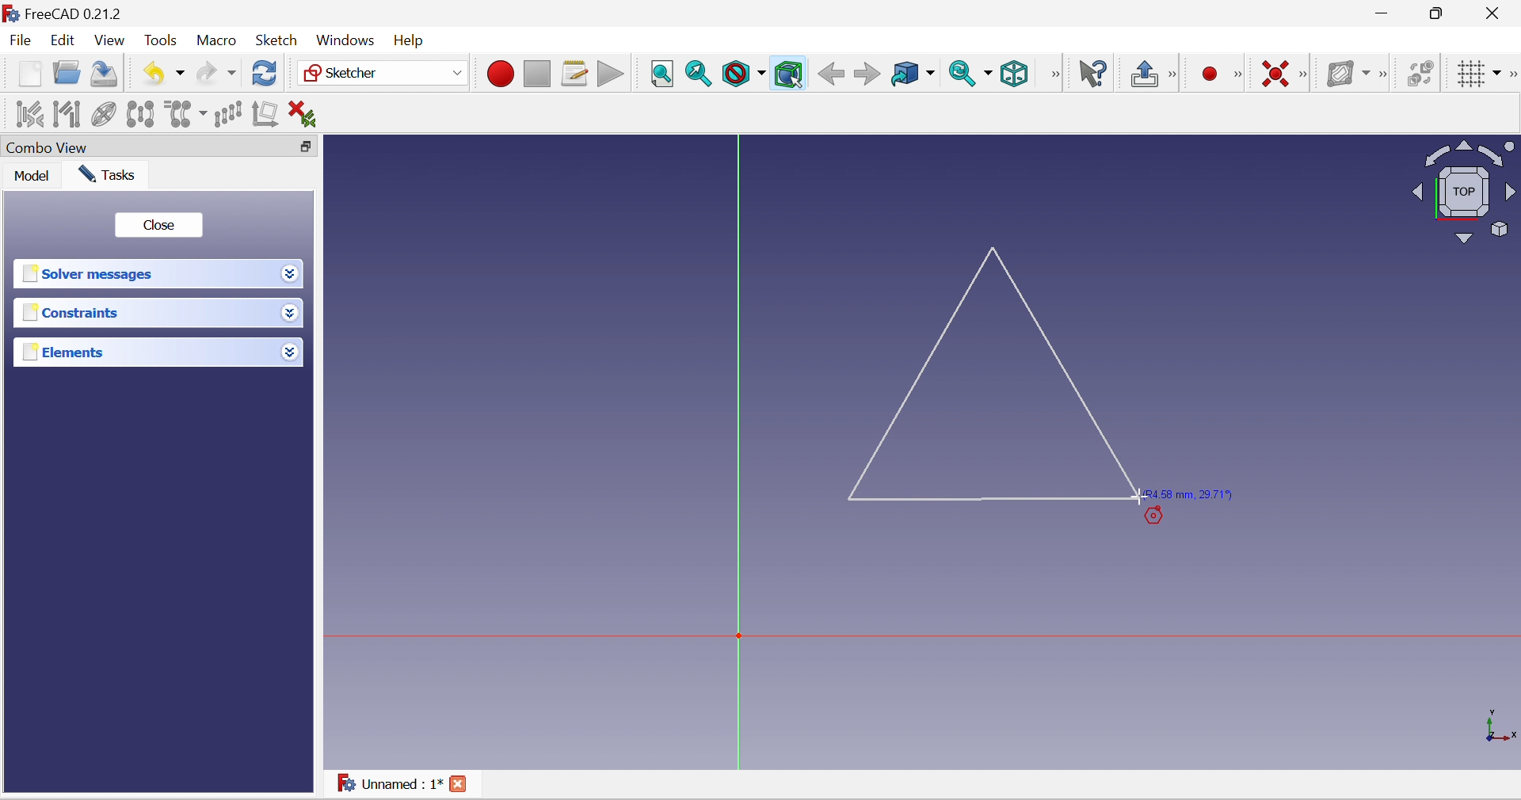 The height and width of the screenshot is (800, 1521). I want to click on Isometric, so click(1015, 74).